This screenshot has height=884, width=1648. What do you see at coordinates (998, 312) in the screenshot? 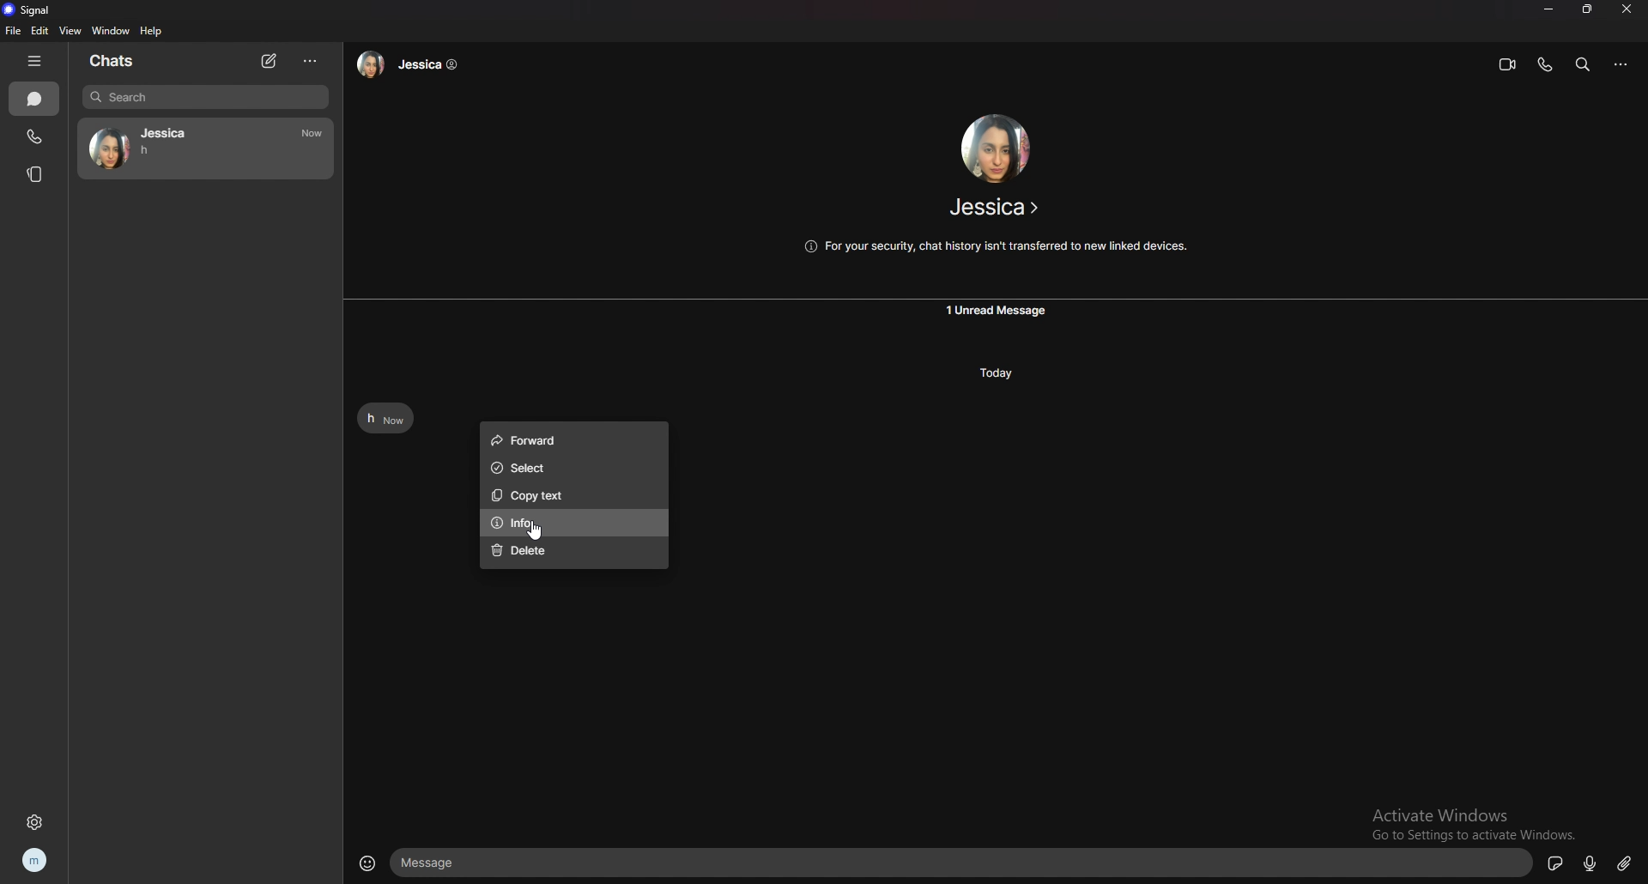
I see `unread message` at bounding box center [998, 312].